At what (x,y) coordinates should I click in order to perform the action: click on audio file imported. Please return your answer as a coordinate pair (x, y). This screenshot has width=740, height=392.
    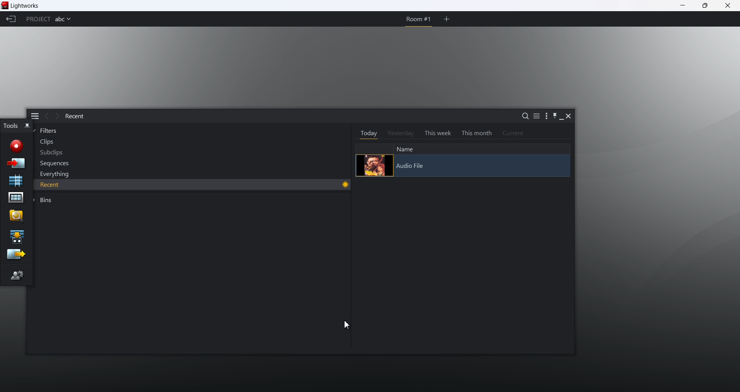
    Looking at the image, I should click on (462, 165).